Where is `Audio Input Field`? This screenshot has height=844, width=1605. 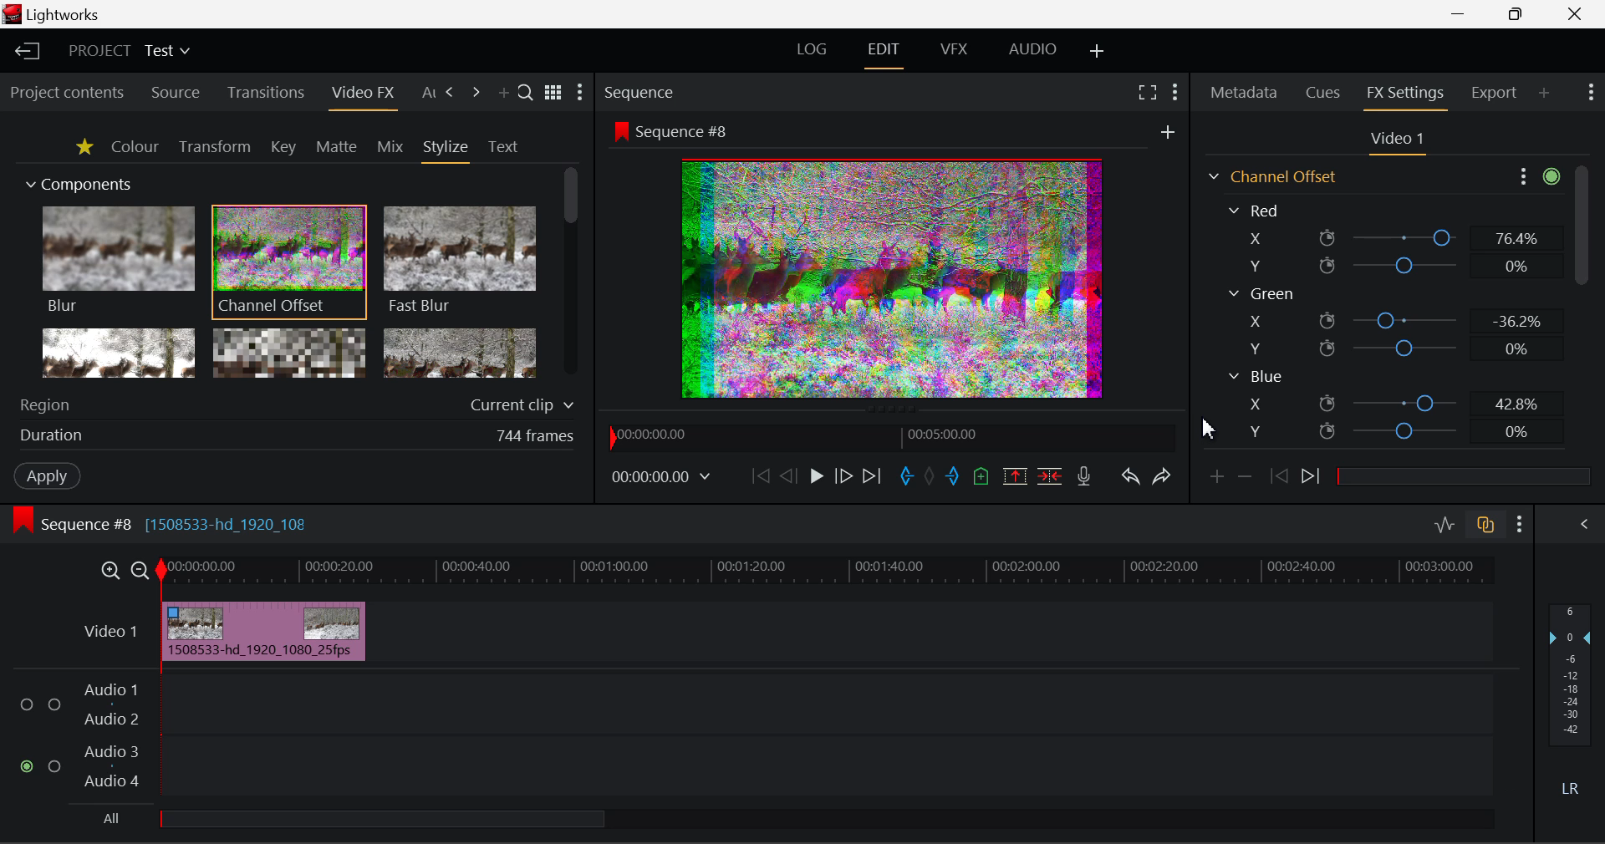 Audio Input Field is located at coordinates (752, 737).